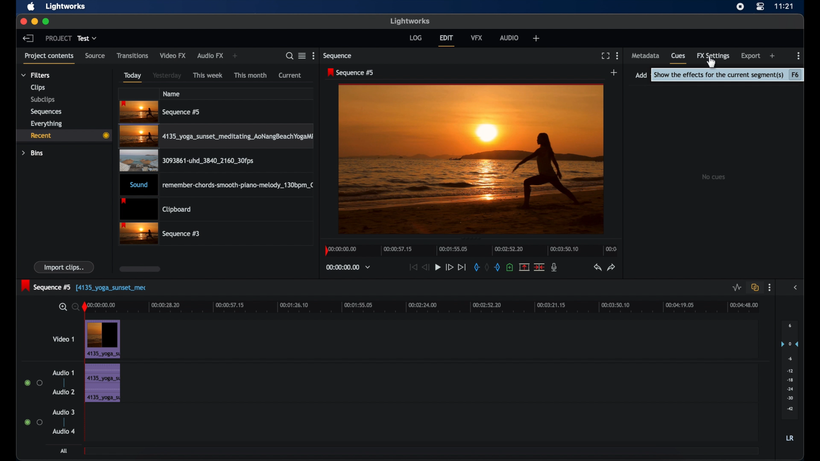  What do you see at coordinates (471, 160) in the screenshot?
I see `video preview` at bounding box center [471, 160].